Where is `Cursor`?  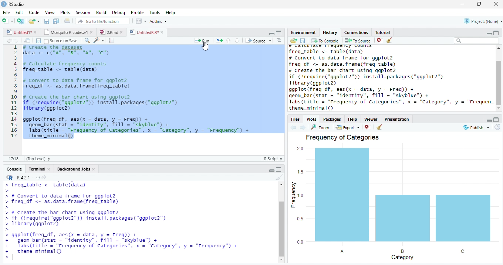 Cursor is located at coordinates (206, 47).